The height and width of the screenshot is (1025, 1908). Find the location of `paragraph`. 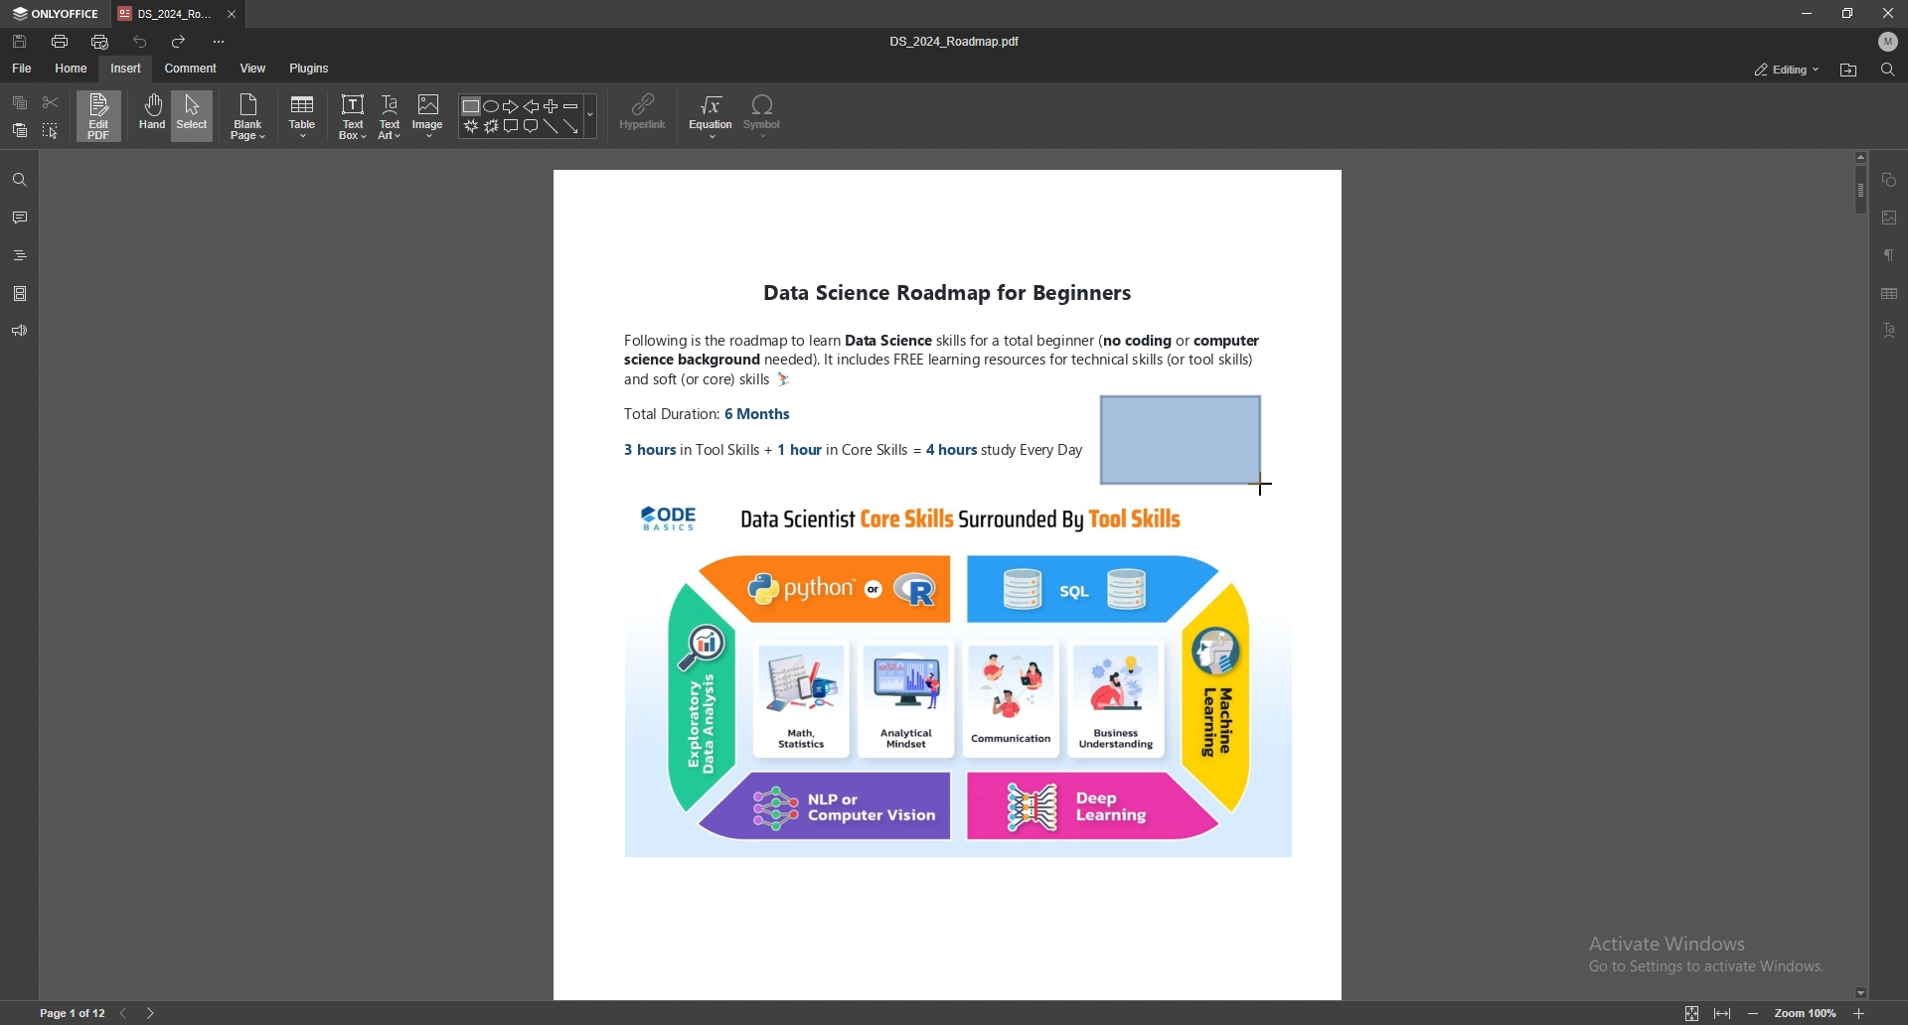

paragraph is located at coordinates (1890, 254).